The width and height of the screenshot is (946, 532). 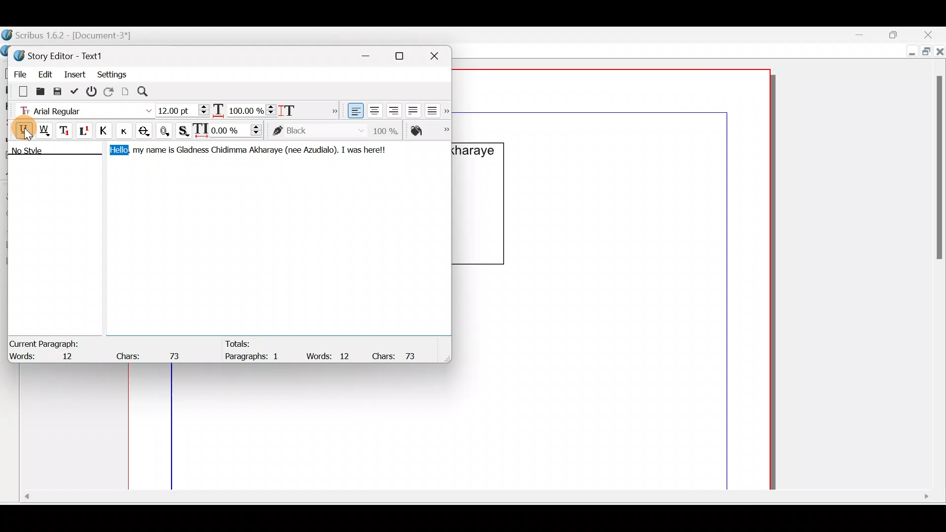 I want to click on Scaling height of characters, so click(x=302, y=107).